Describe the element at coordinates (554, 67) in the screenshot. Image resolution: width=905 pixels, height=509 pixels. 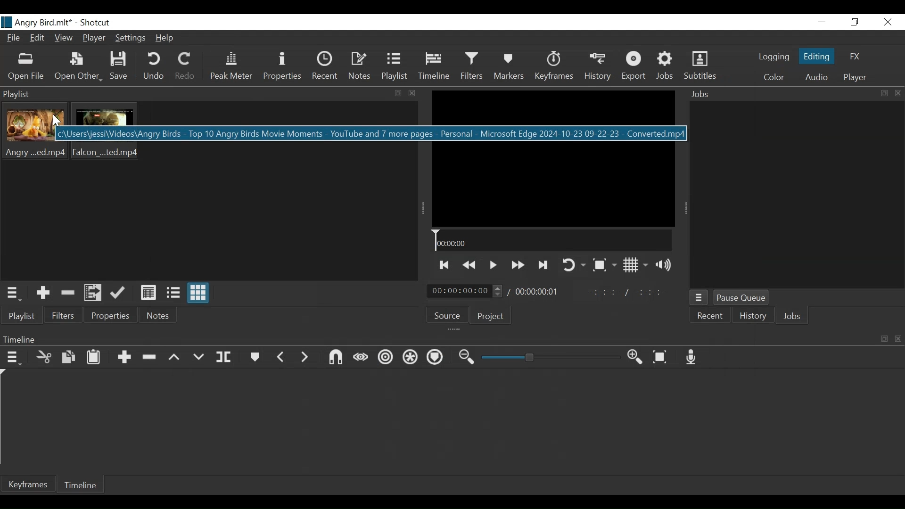
I see `Keyframes` at that location.